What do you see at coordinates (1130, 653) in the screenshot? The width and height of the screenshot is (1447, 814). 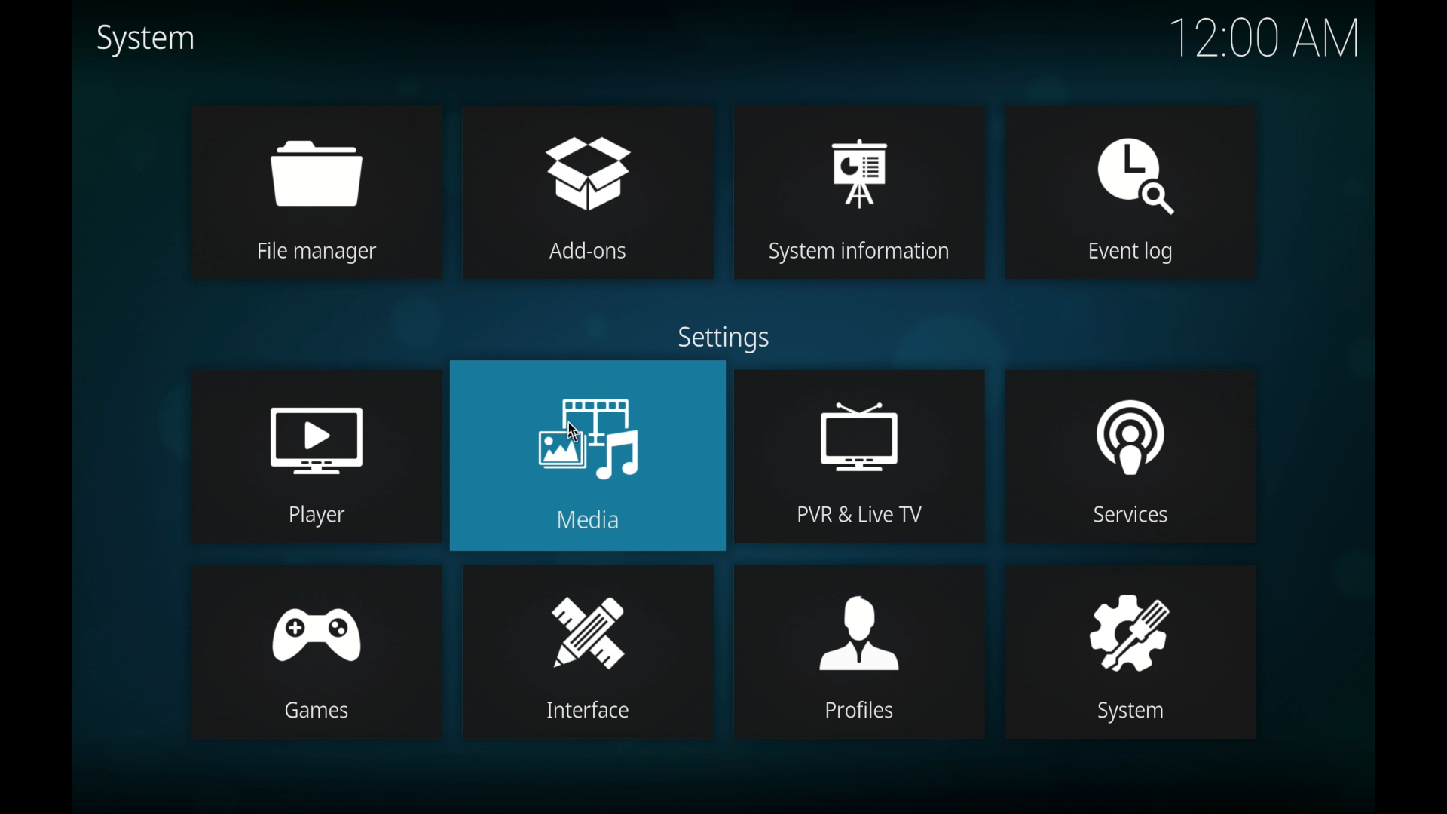 I see `system` at bounding box center [1130, 653].